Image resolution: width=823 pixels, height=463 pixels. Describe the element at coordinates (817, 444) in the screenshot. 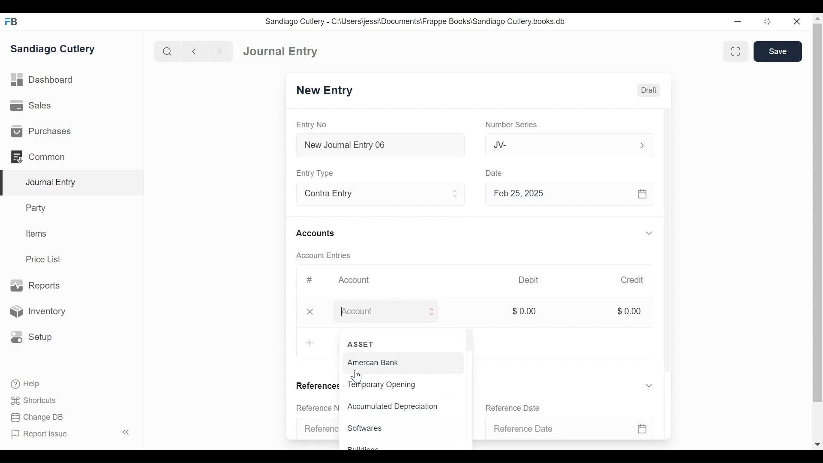

I see `Scroll down` at that location.